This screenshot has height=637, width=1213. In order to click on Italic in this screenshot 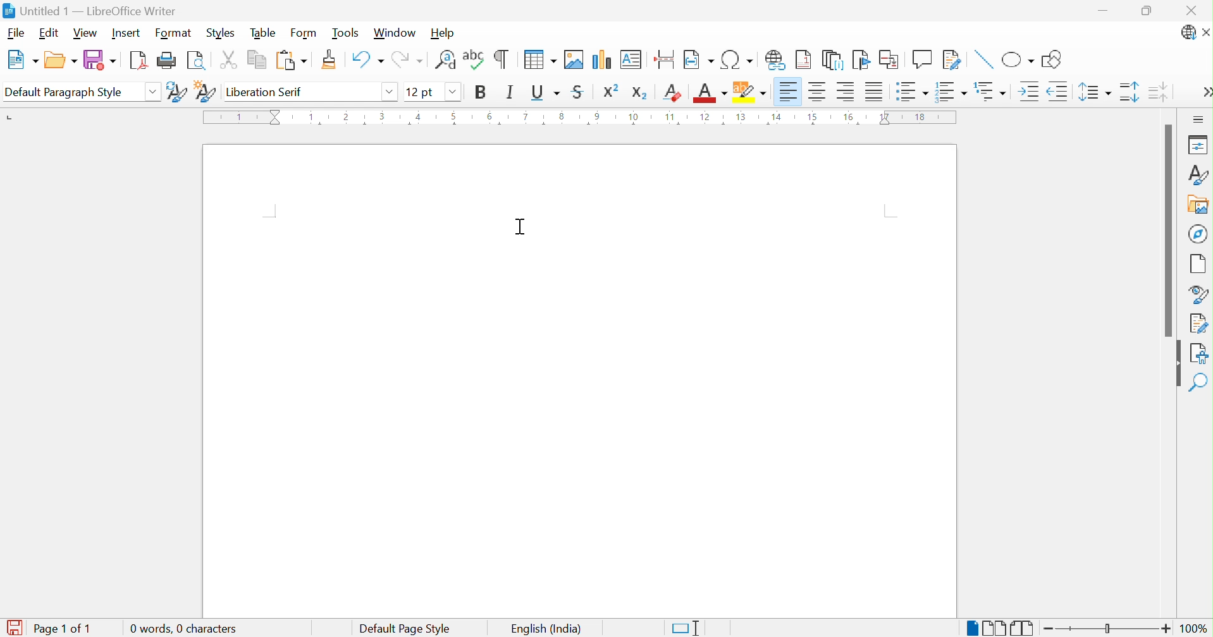, I will do `click(512, 93)`.